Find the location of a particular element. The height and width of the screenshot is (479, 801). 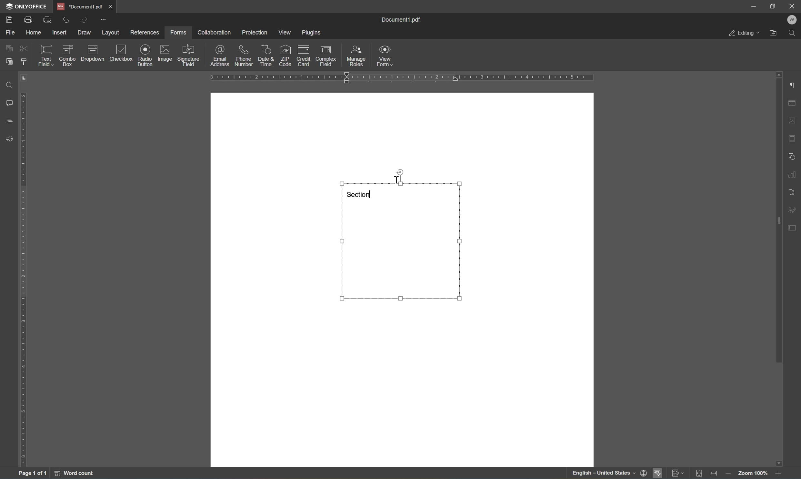

form settings is located at coordinates (794, 227).